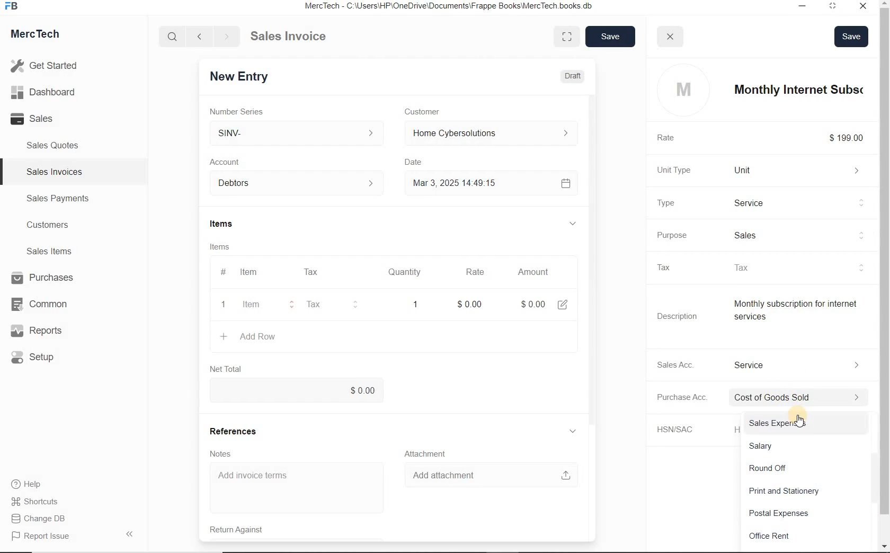  Describe the element at coordinates (806, 493) in the screenshot. I see `Utility Expenses` at that location.